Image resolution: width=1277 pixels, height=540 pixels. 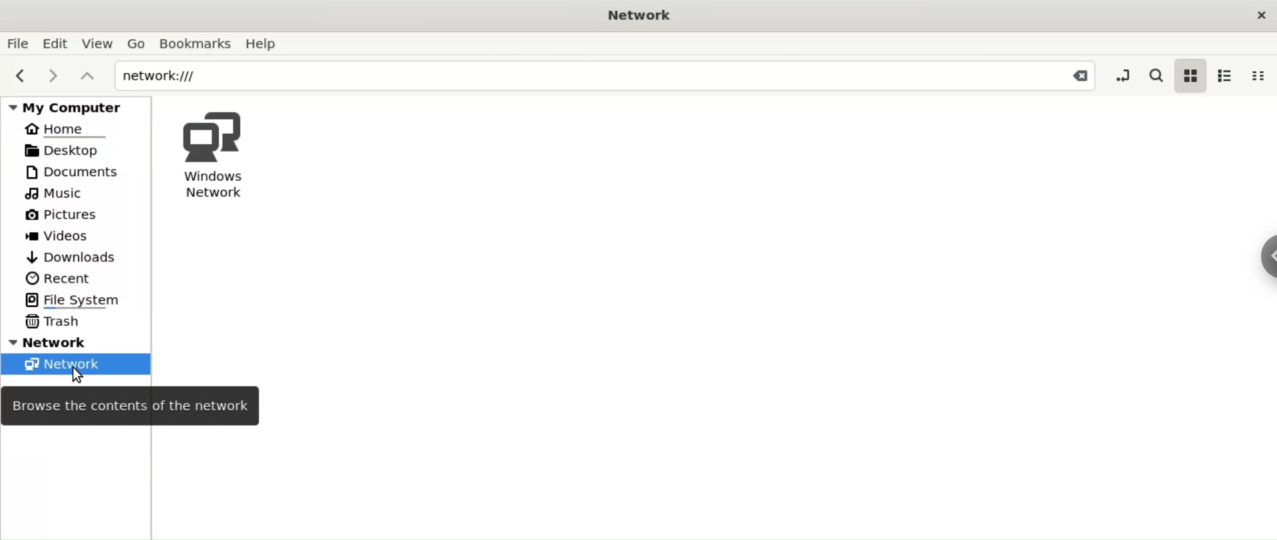 I want to click on Network, so click(x=82, y=342).